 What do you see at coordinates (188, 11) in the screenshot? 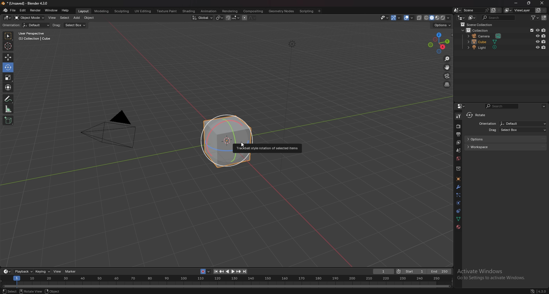
I see `shading` at bounding box center [188, 11].